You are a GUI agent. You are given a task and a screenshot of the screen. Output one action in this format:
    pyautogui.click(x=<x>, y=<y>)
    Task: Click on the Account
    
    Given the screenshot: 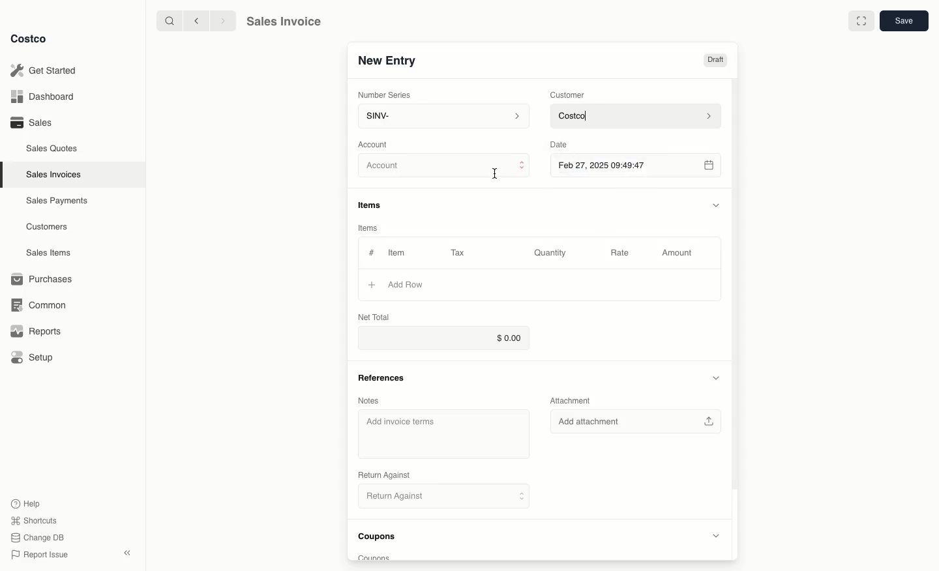 What is the action you would take?
    pyautogui.click(x=444, y=166)
    